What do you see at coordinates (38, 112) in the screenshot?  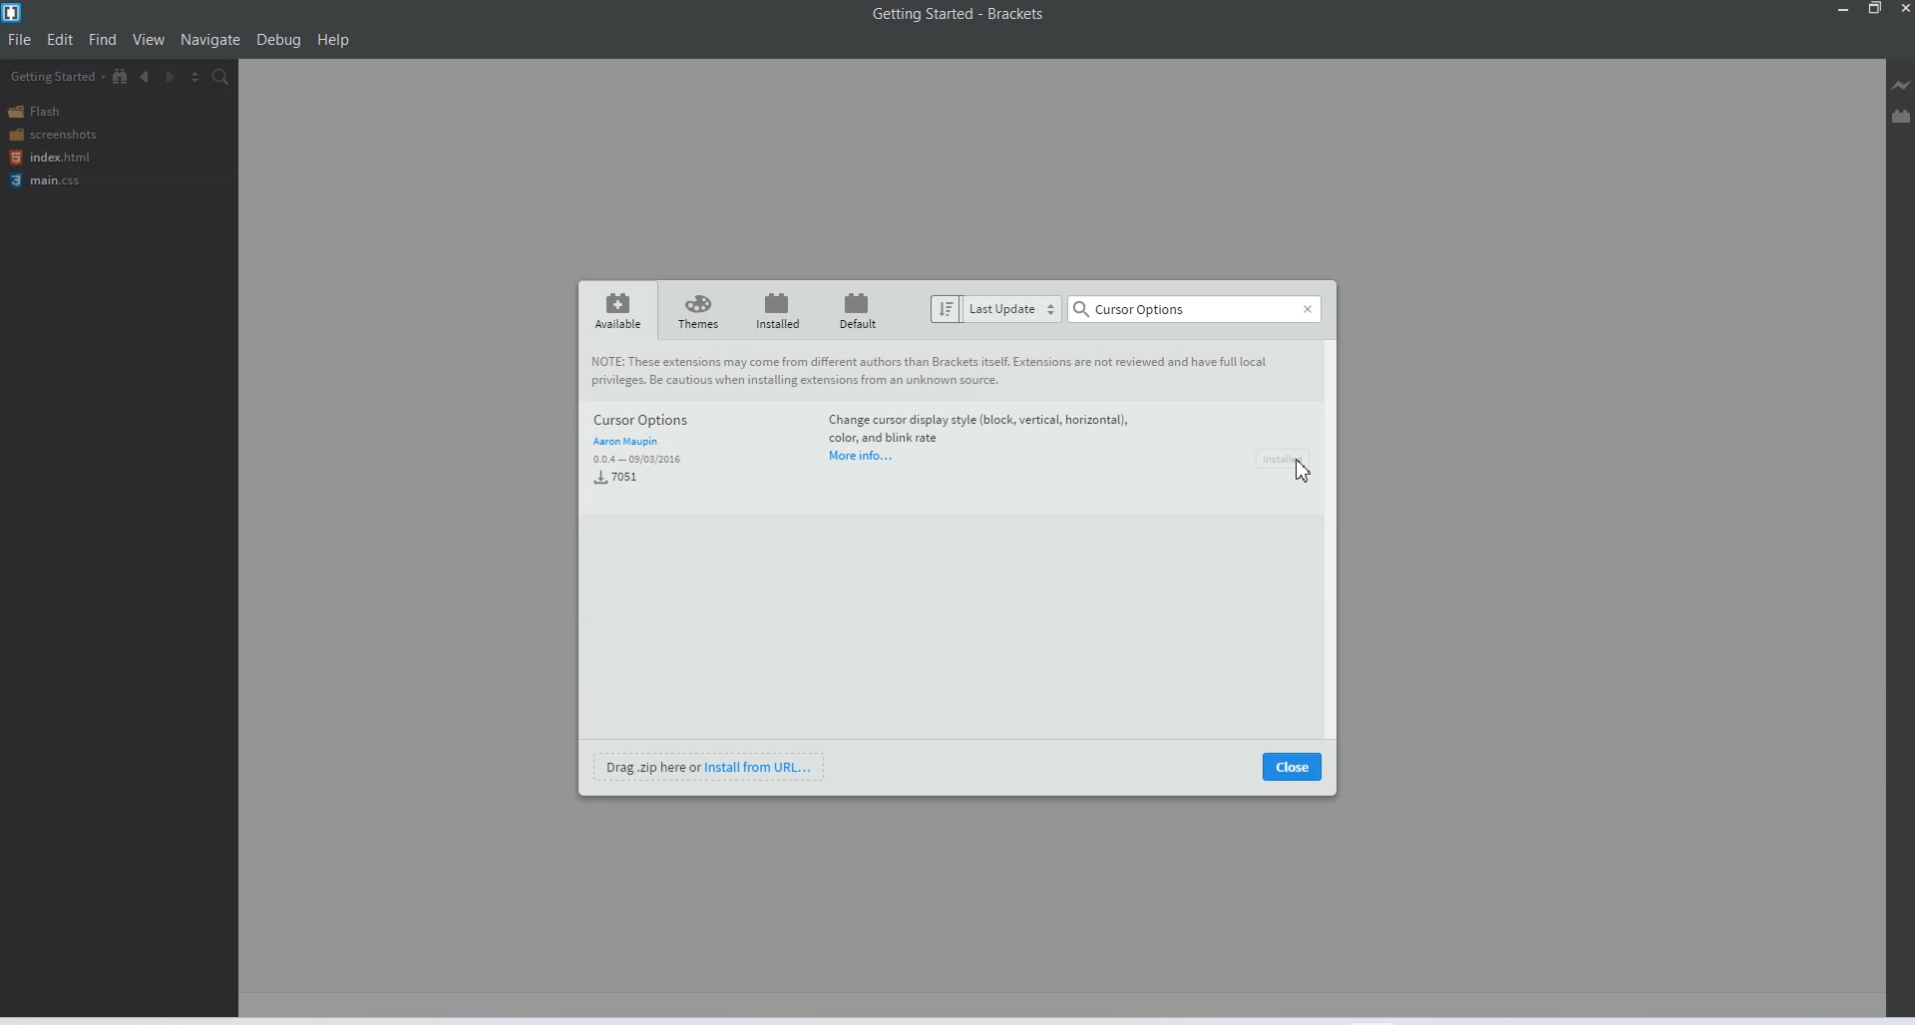 I see `Flash` at bounding box center [38, 112].